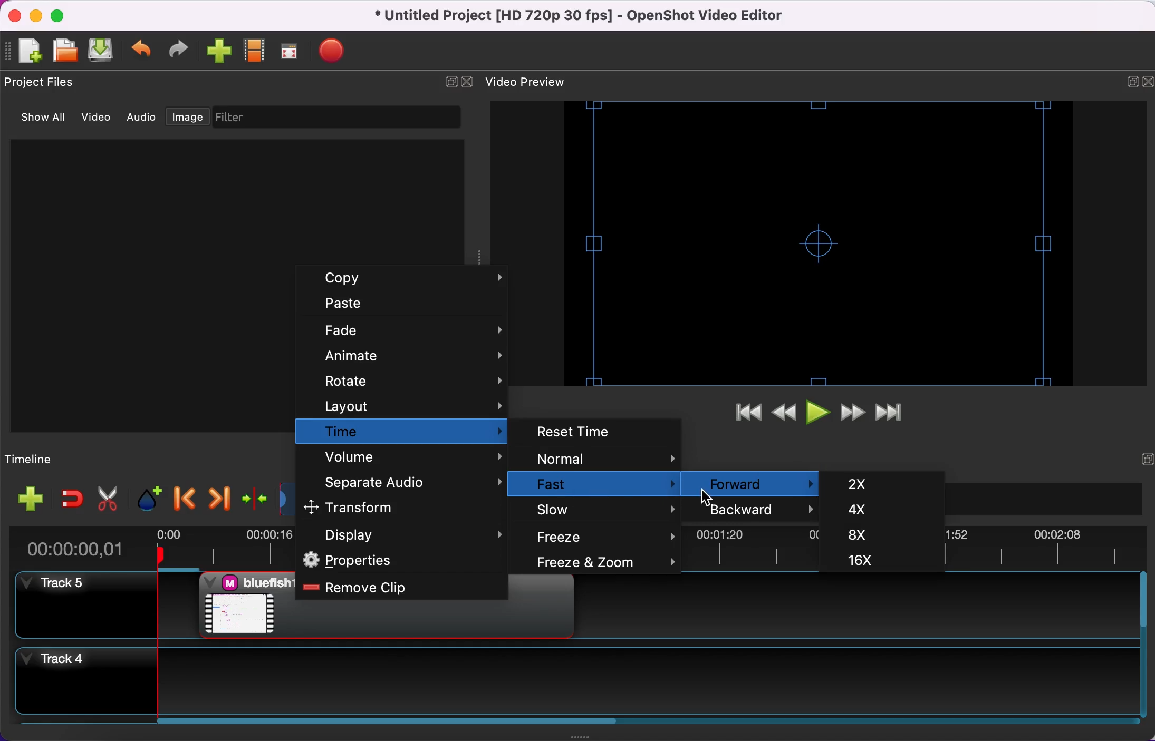 This screenshot has height=741, width=1155. Describe the element at coordinates (404, 535) in the screenshot. I see `display` at that location.